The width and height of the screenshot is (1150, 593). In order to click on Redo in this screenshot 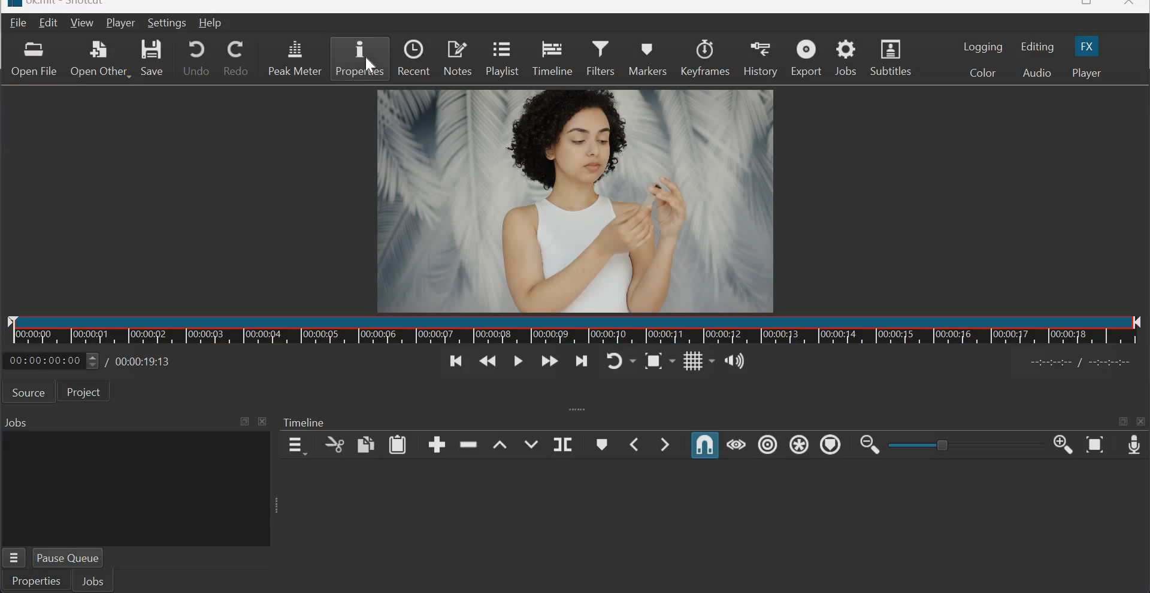, I will do `click(236, 58)`.